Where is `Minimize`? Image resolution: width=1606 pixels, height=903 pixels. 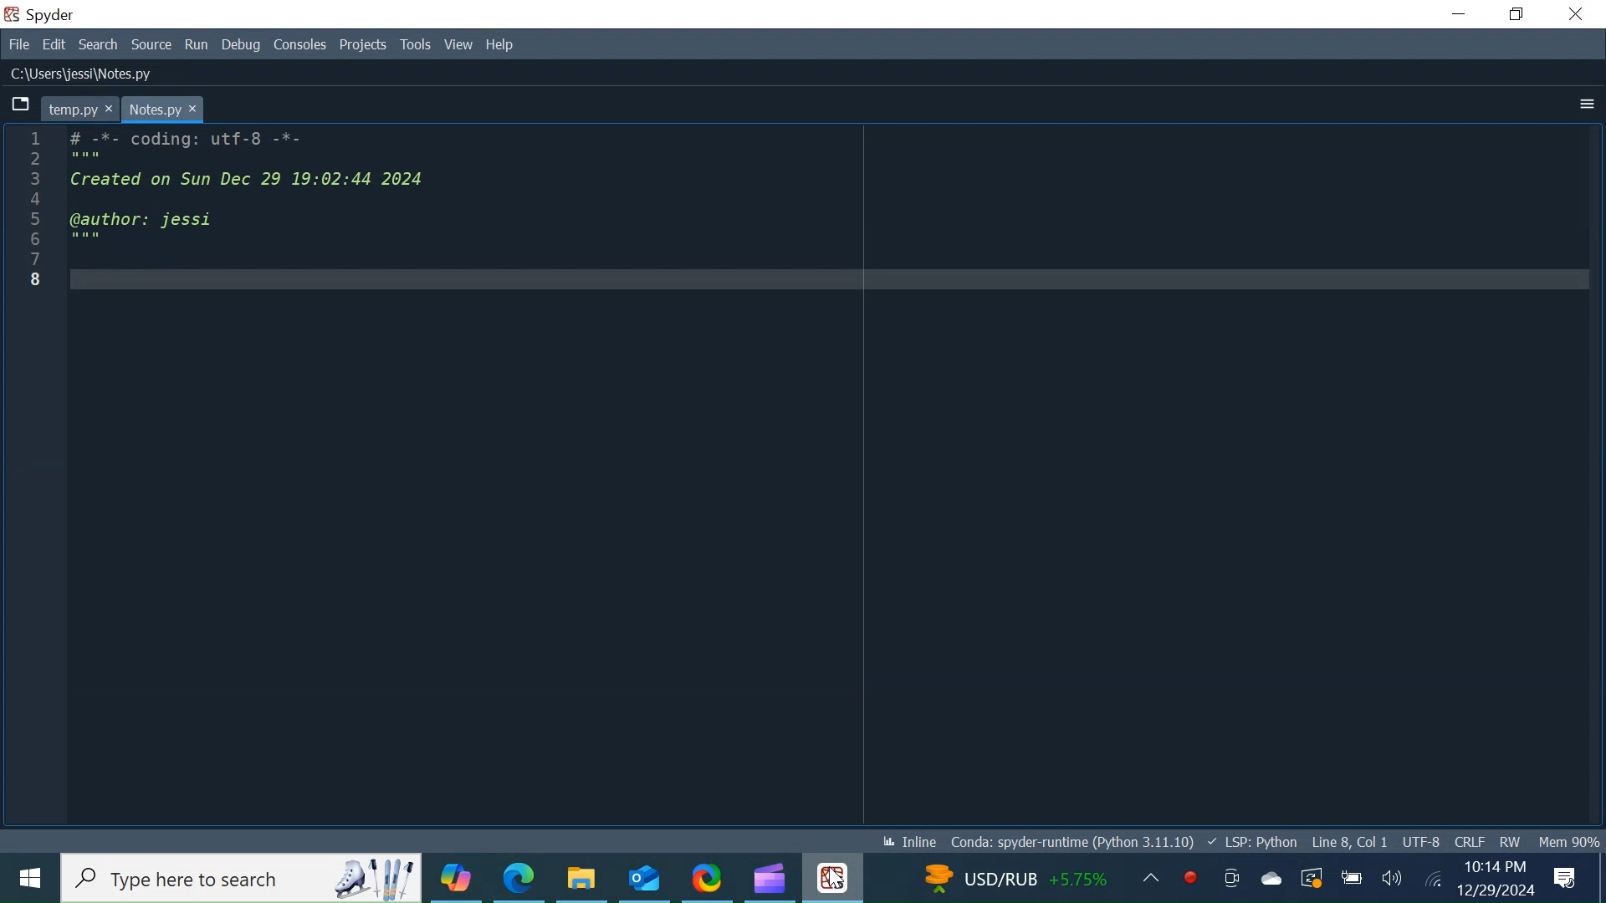 Minimize is located at coordinates (1458, 13).